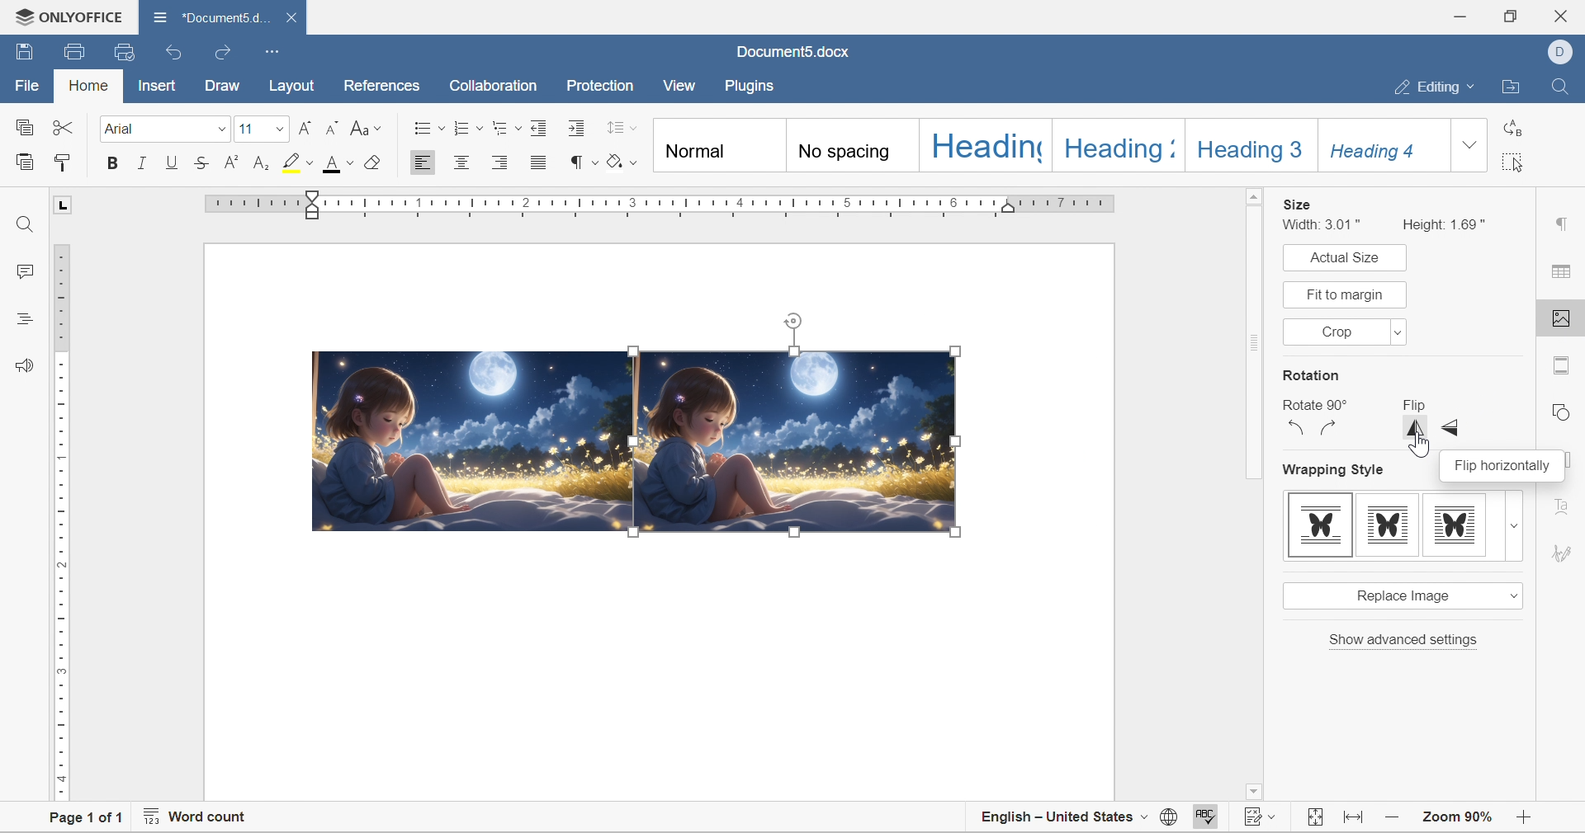 The image size is (1585, 833). I want to click on inline with text, so click(1322, 525).